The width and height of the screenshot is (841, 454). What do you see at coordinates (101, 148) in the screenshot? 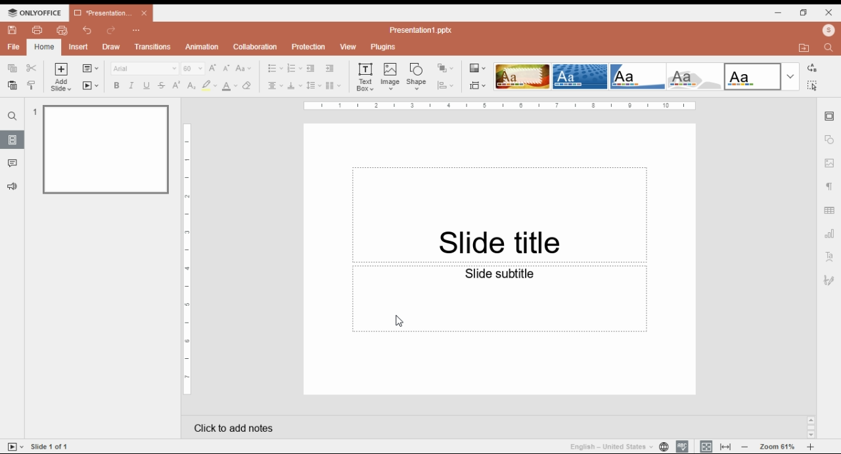
I see `slide 1` at bounding box center [101, 148].